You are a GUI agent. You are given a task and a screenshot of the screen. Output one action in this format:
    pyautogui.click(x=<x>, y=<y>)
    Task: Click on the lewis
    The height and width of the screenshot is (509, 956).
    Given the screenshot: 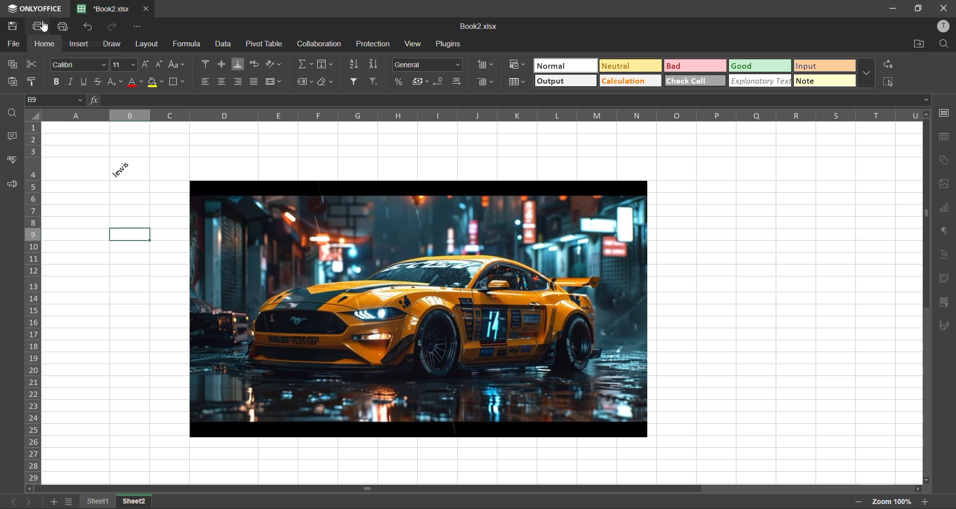 What is the action you would take?
    pyautogui.click(x=129, y=169)
    